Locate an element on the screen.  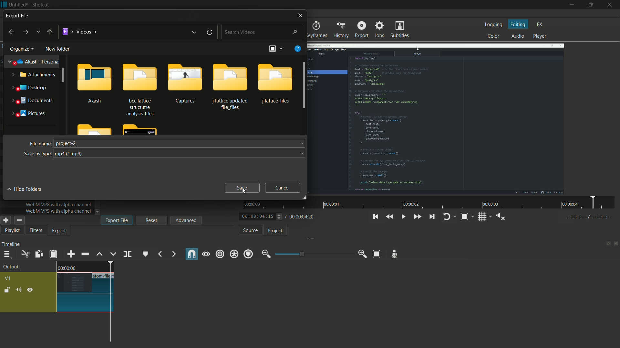
toggle zoom is located at coordinates (464, 217).